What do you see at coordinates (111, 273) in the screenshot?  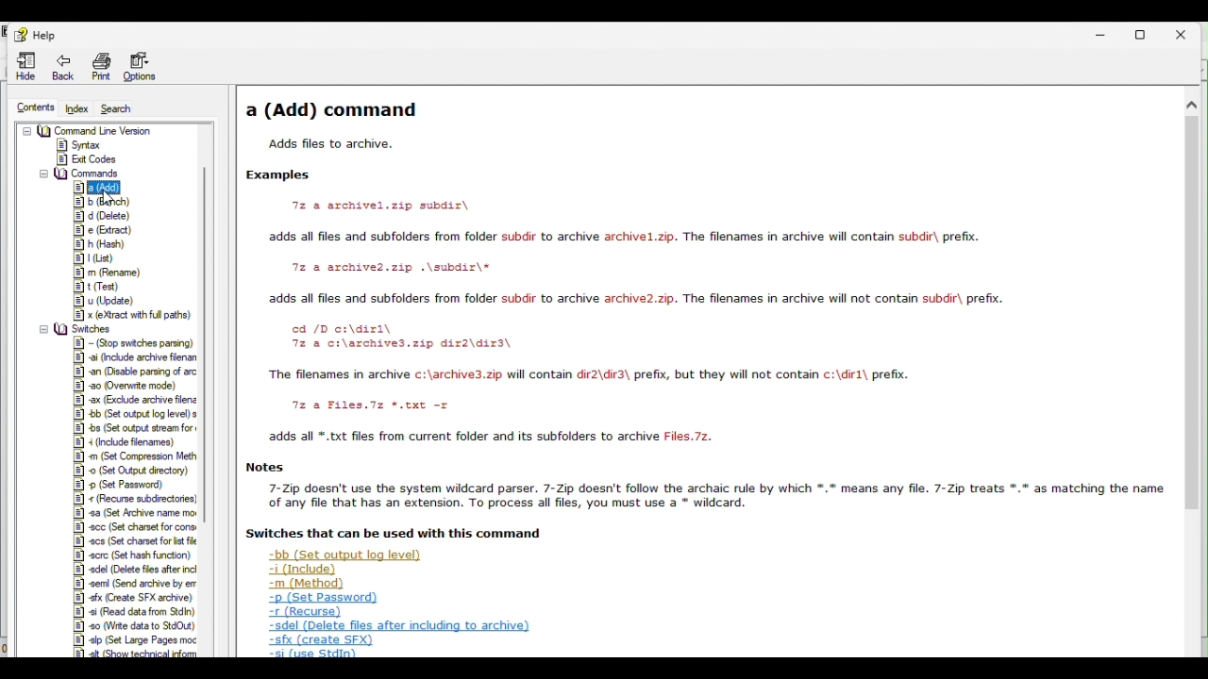 I see `m` at bounding box center [111, 273].